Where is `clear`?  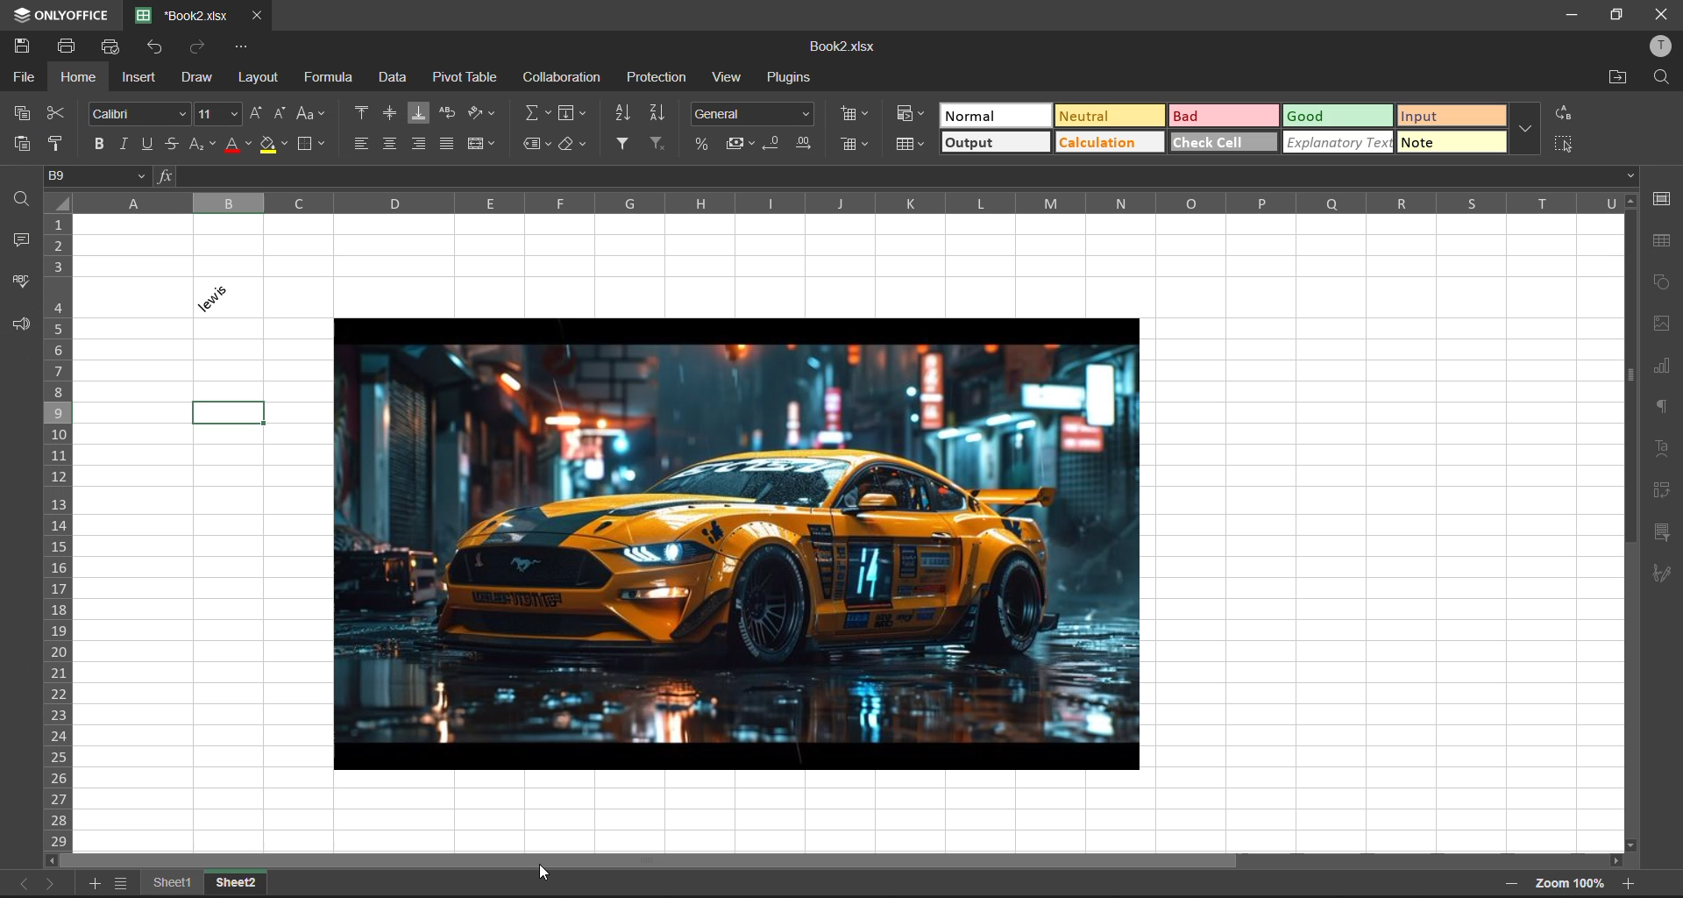 clear is located at coordinates (577, 146).